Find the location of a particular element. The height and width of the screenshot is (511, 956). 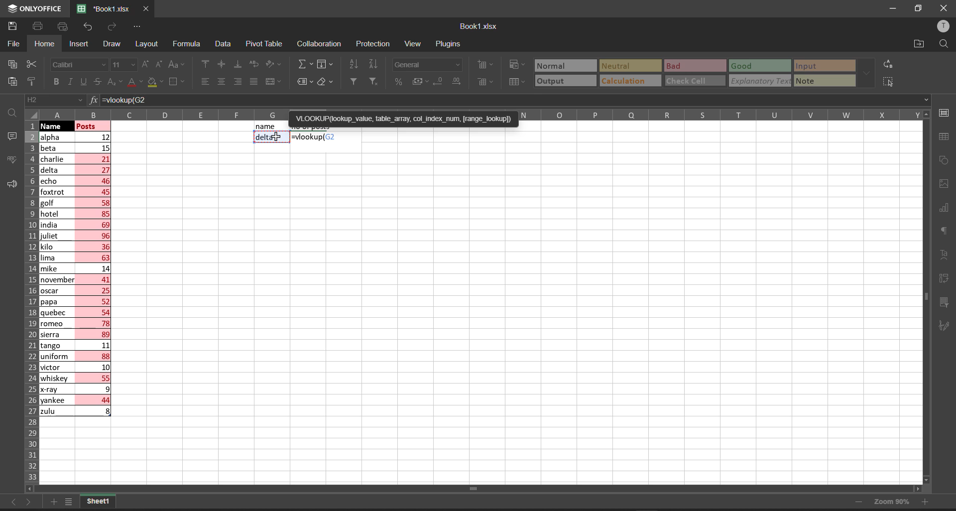

copy style is located at coordinates (35, 81).